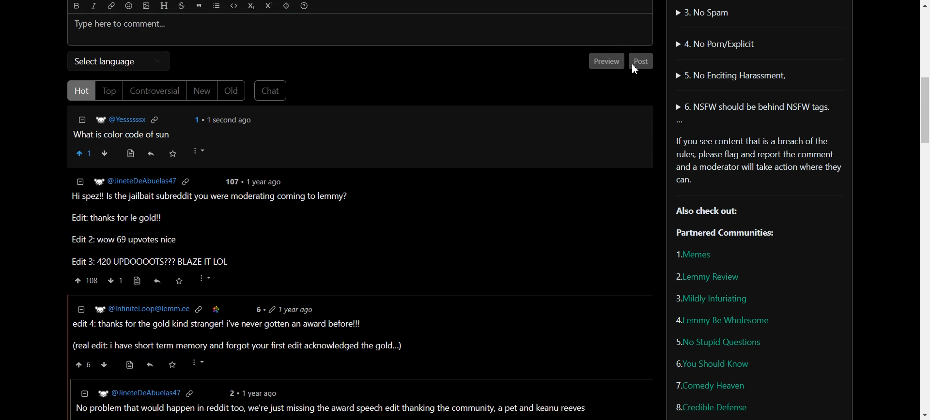  I want to click on collapse, so click(83, 394).